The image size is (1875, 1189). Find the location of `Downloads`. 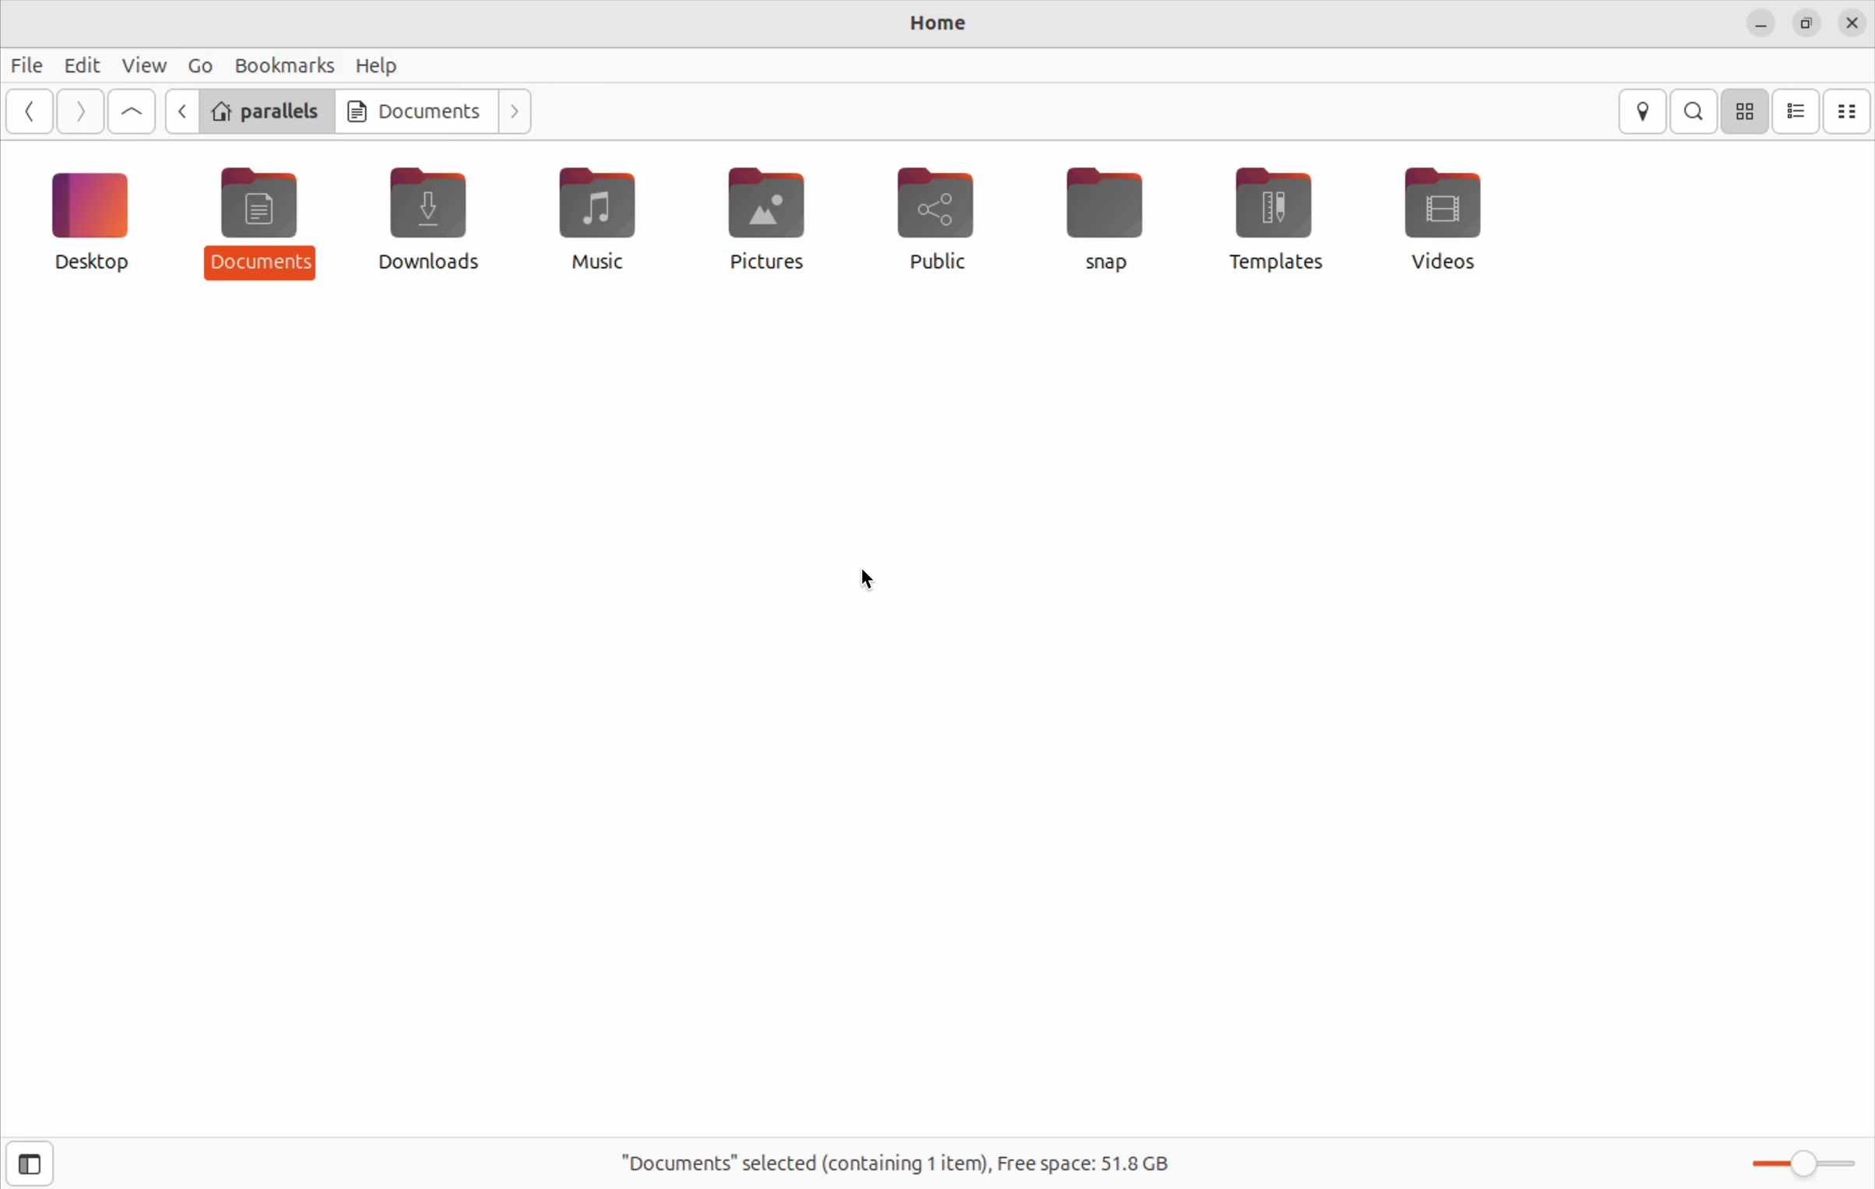

Downloads is located at coordinates (431, 221).